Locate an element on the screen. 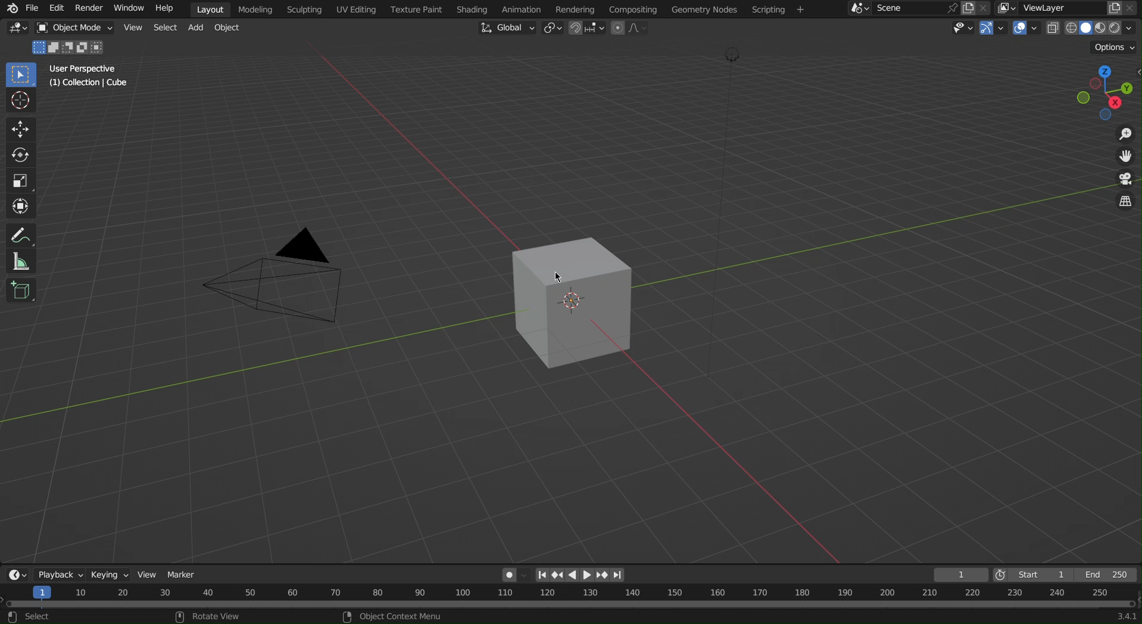 This screenshot has width=1142, height=624. Camera View is located at coordinates (1125, 180).